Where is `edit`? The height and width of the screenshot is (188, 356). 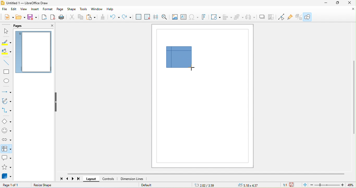 edit is located at coordinates (14, 9).